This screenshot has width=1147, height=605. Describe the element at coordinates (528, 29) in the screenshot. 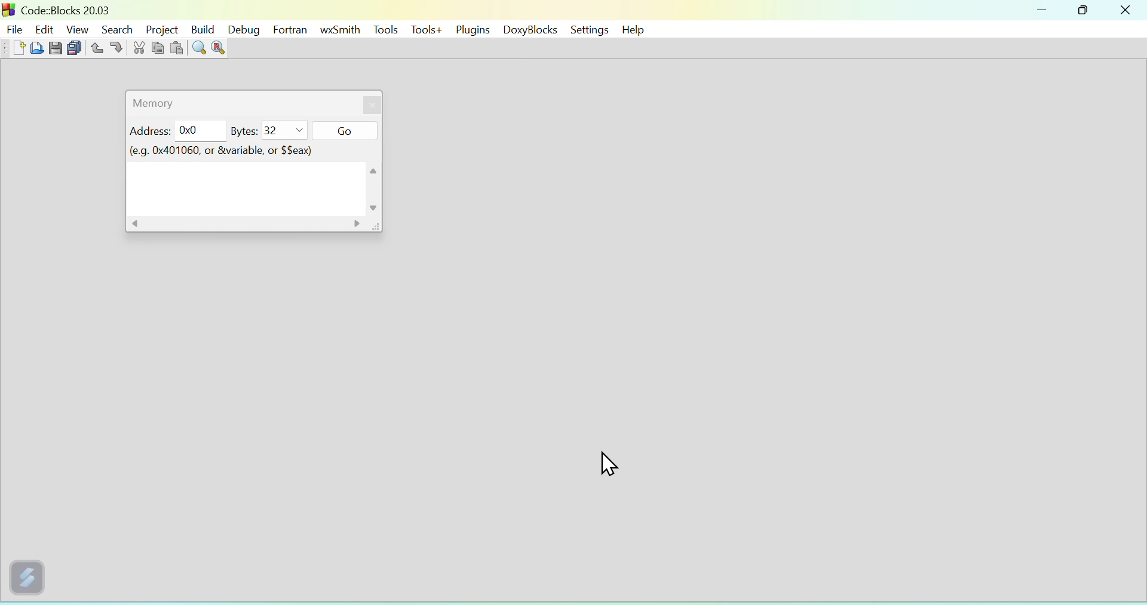

I see `DoxyBlocks` at that location.